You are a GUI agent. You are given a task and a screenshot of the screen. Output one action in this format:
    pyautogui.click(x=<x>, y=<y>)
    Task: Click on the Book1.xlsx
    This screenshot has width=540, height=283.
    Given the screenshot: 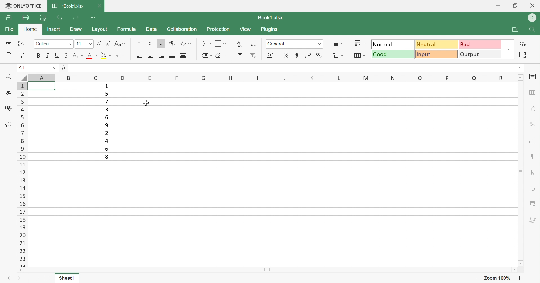 What is the action you would take?
    pyautogui.click(x=271, y=17)
    